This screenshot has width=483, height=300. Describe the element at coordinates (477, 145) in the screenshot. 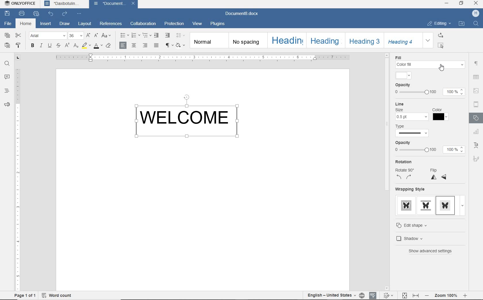

I see `TEXT ART` at that location.